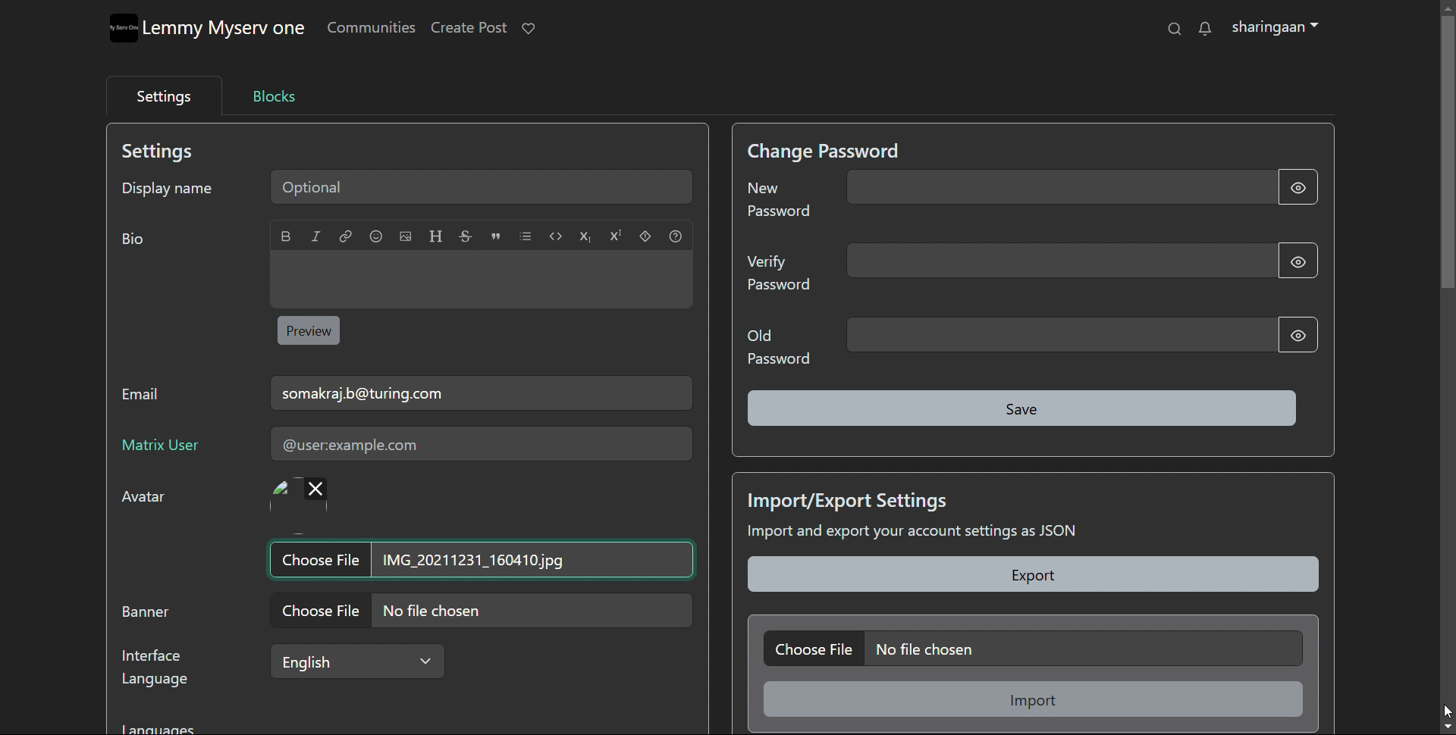 Image resolution: width=1456 pixels, height=735 pixels. I want to click on spoiler, so click(646, 236).